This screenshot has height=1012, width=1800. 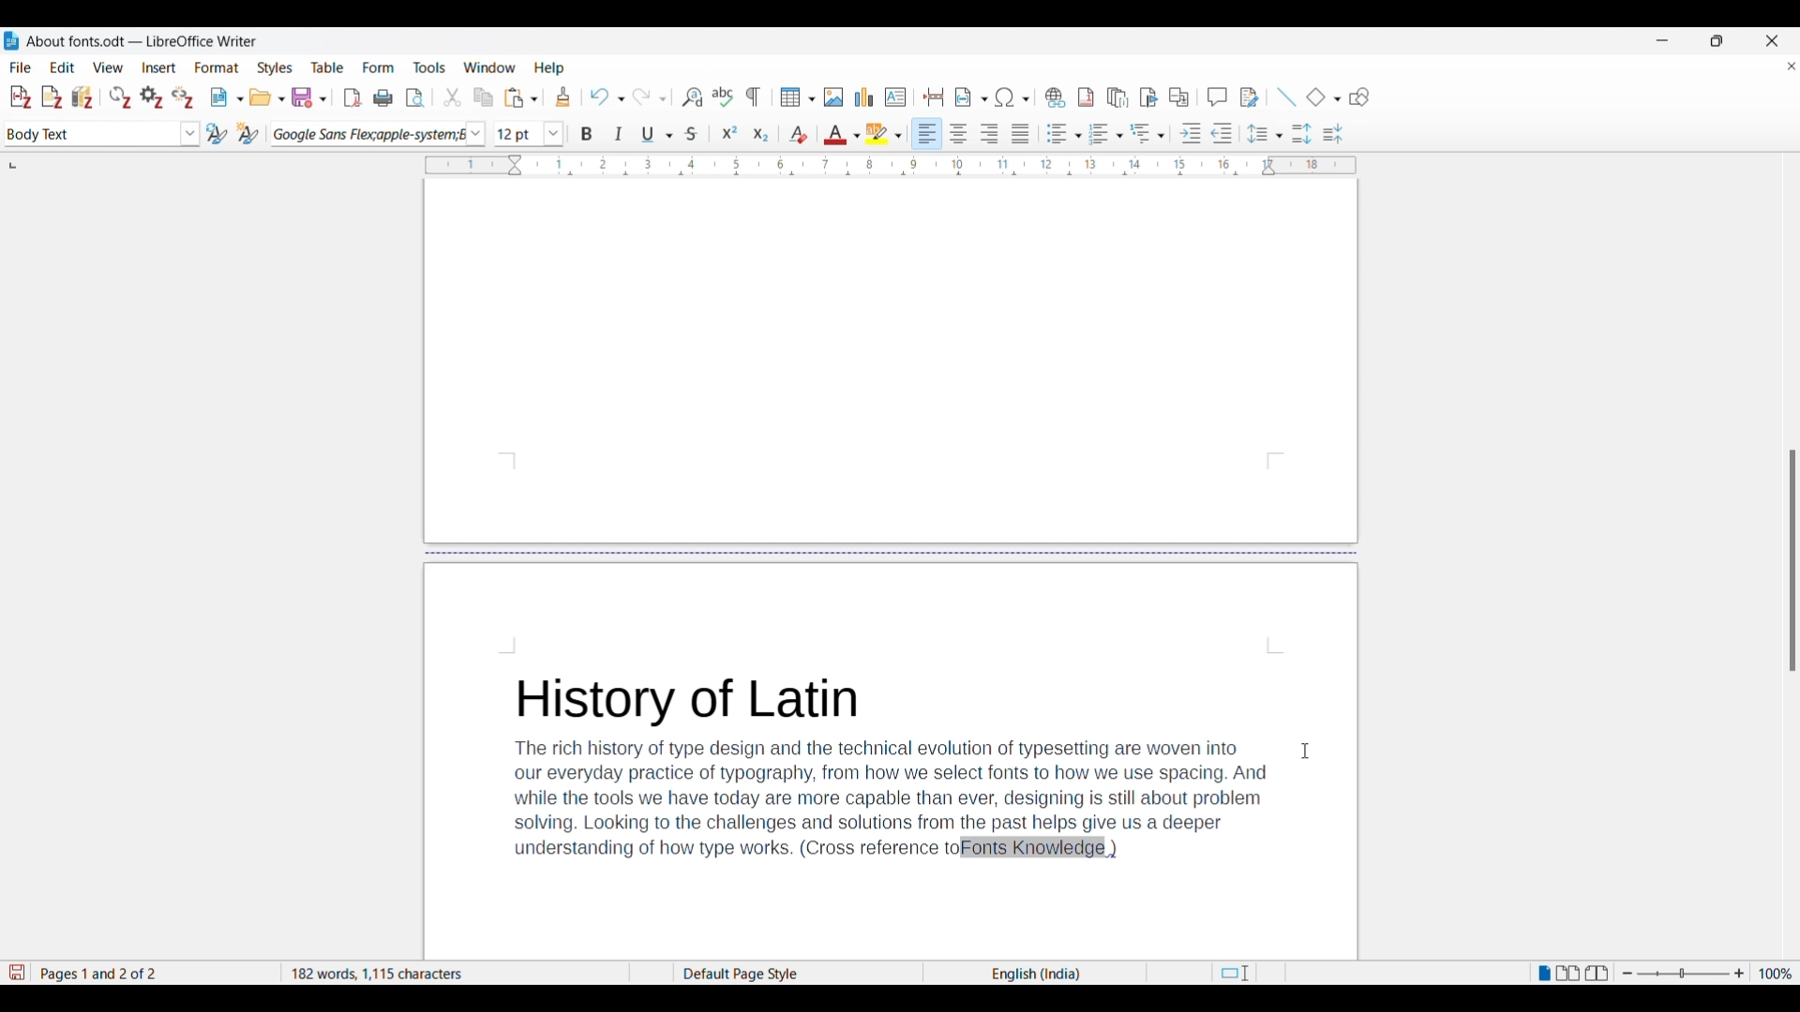 I want to click on Find and replace, so click(x=692, y=97).